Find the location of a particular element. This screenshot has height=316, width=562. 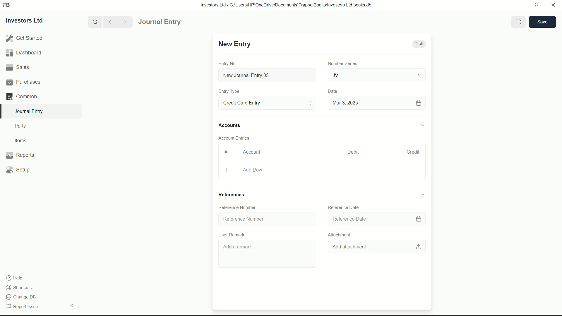

FrappeBooks logo is located at coordinates (6, 5).